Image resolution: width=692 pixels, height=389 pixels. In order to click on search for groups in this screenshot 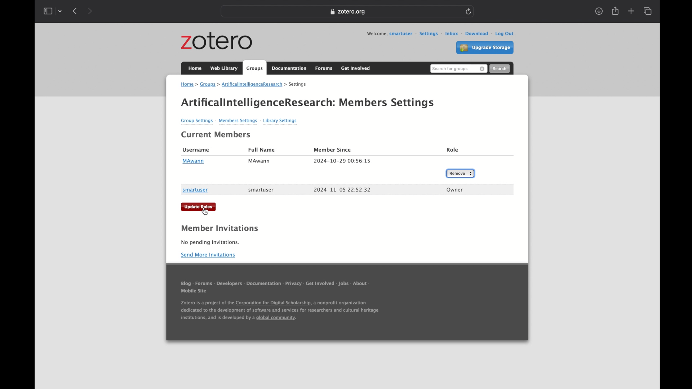, I will do `click(450, 69)`.